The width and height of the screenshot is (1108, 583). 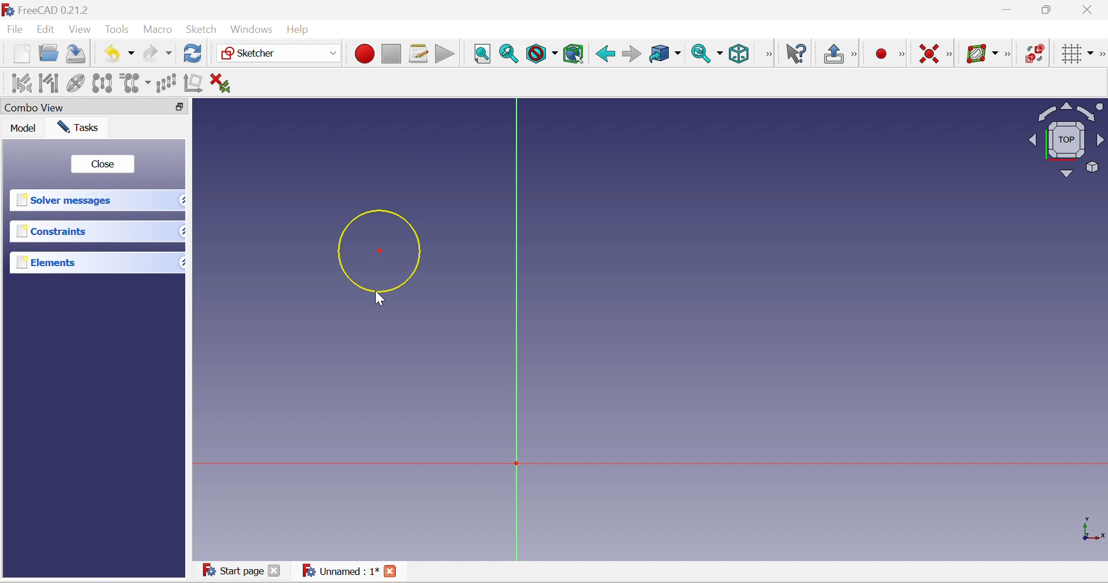 I want to click on Select associated geometry, so click(x=49, y=84).